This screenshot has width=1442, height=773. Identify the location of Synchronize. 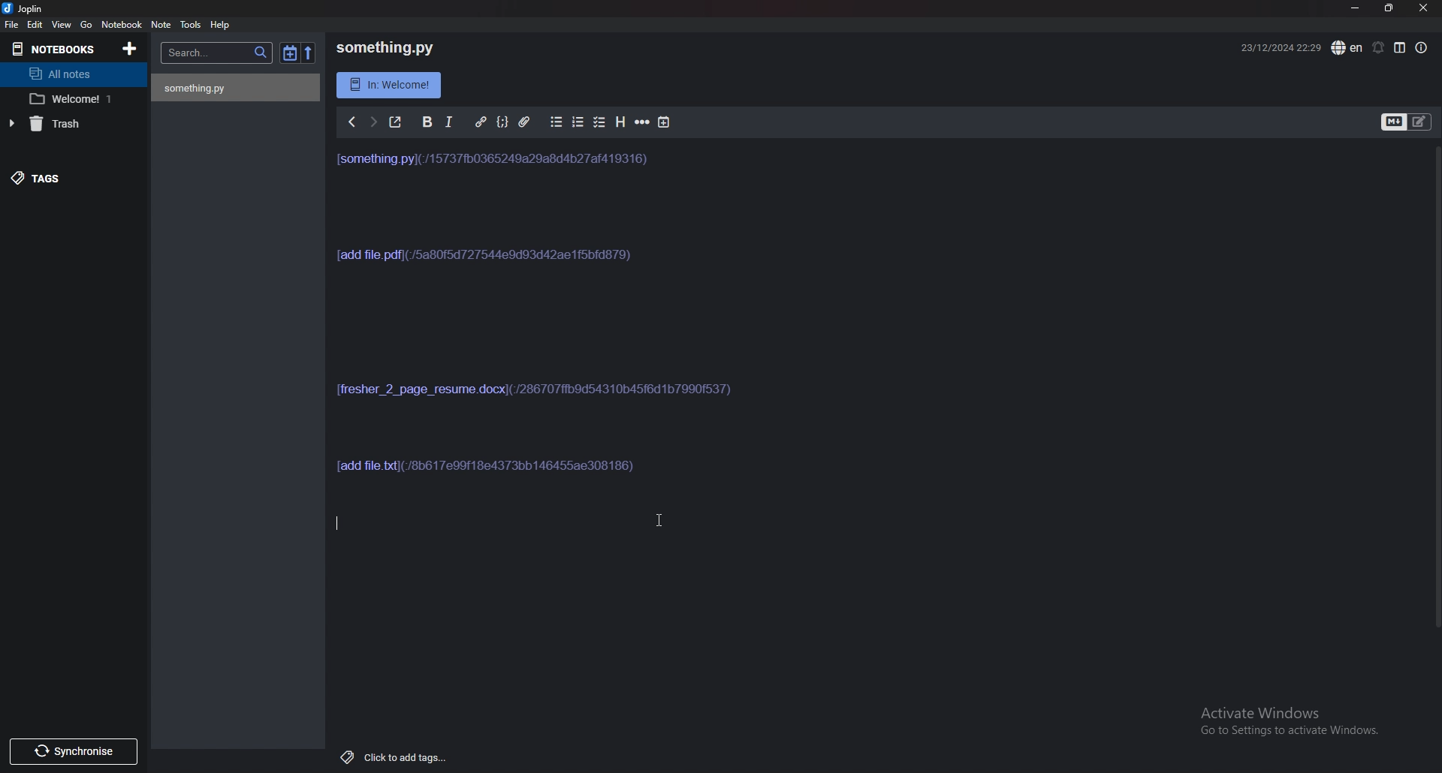
(74, 753).